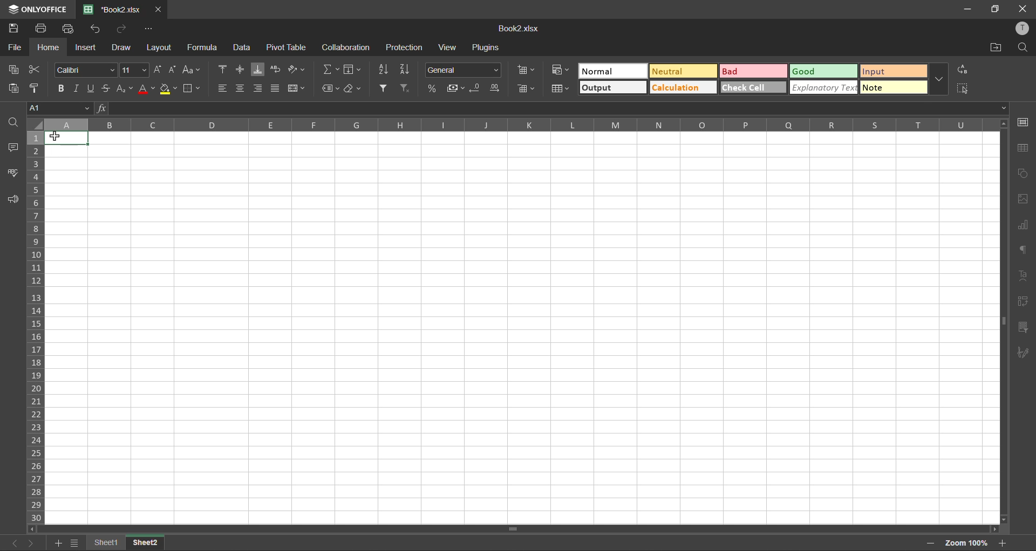 The height and width of the screenshot is (551, 1036). Describe the element at coordinates (242, 70) in the screenshot. I see `align middle` at that location.